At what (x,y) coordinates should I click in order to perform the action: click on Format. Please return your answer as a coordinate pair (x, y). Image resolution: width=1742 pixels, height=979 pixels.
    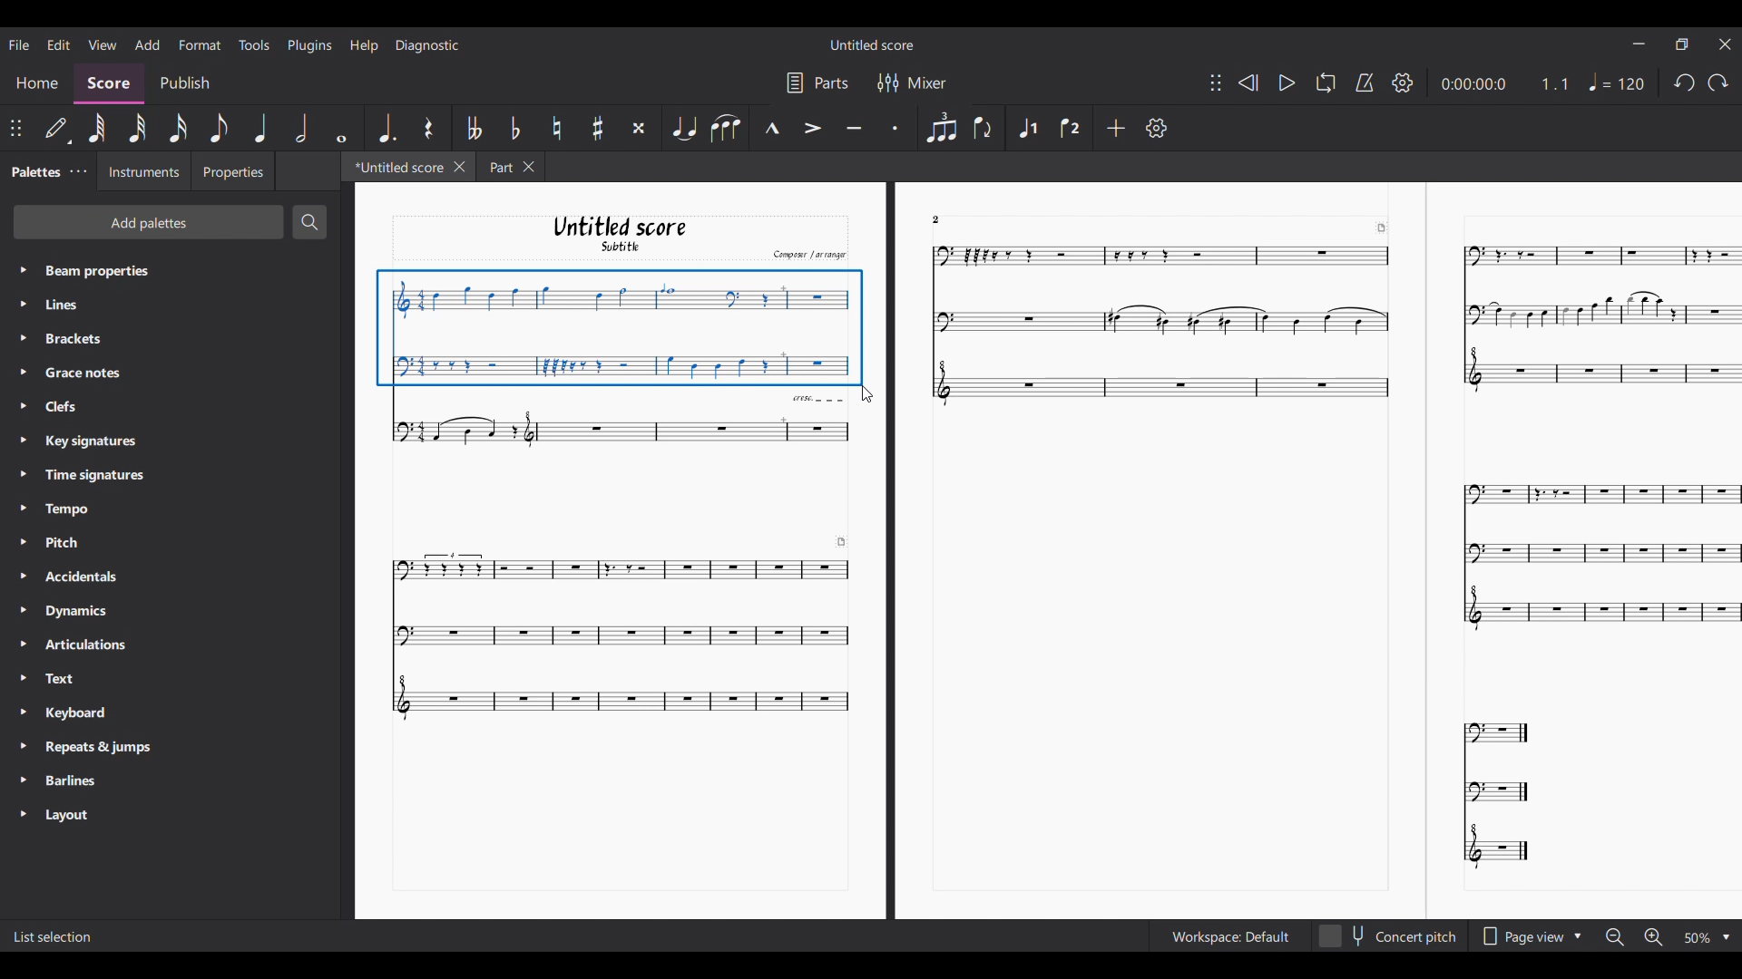
    Looking at the image, I should click on (201, 44).